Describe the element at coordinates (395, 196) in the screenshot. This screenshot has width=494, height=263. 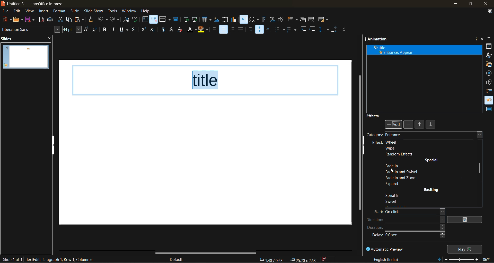
I see `spiral in` at that location.